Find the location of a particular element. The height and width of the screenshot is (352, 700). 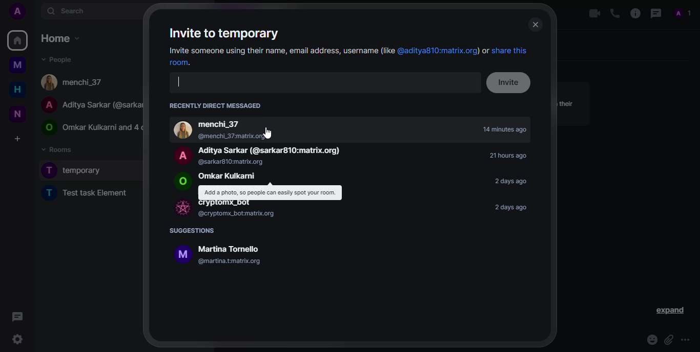

info is located at coordinates (352, 224).